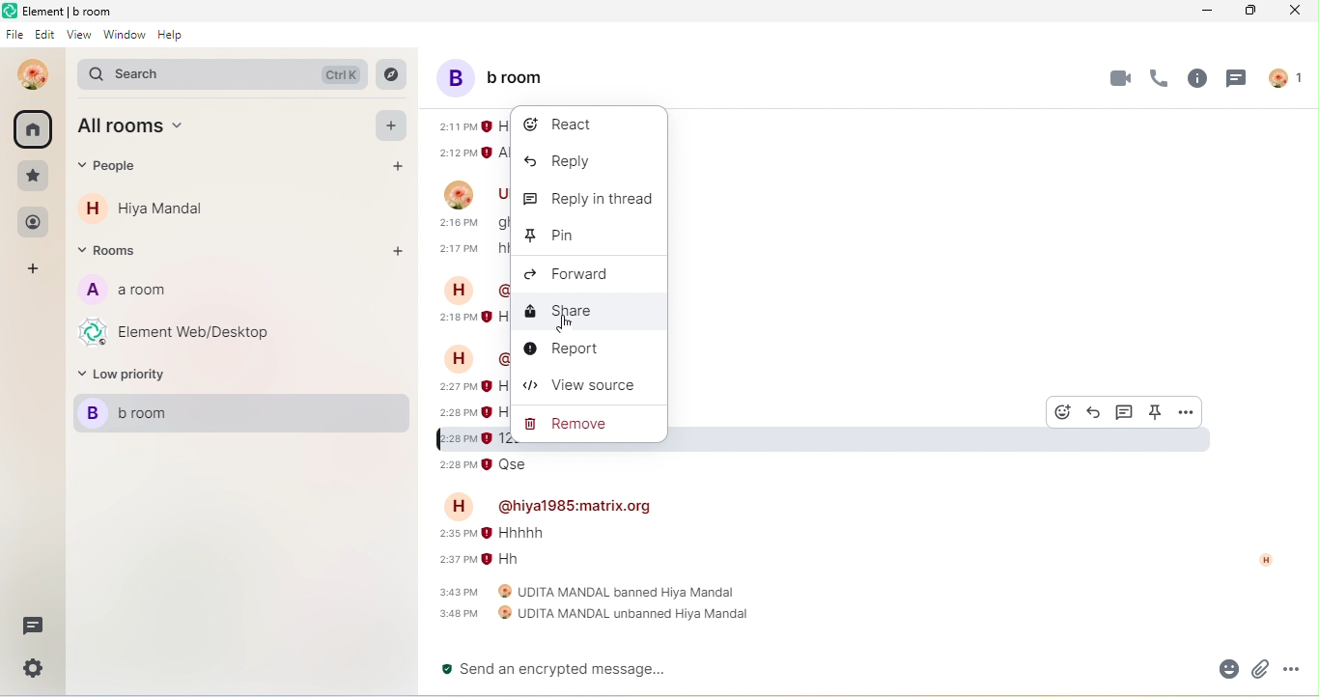 This screenshot has height=697, width=1319. Describe the element at coordinates (33, 223) in the screenshot. I see `people` at that location.